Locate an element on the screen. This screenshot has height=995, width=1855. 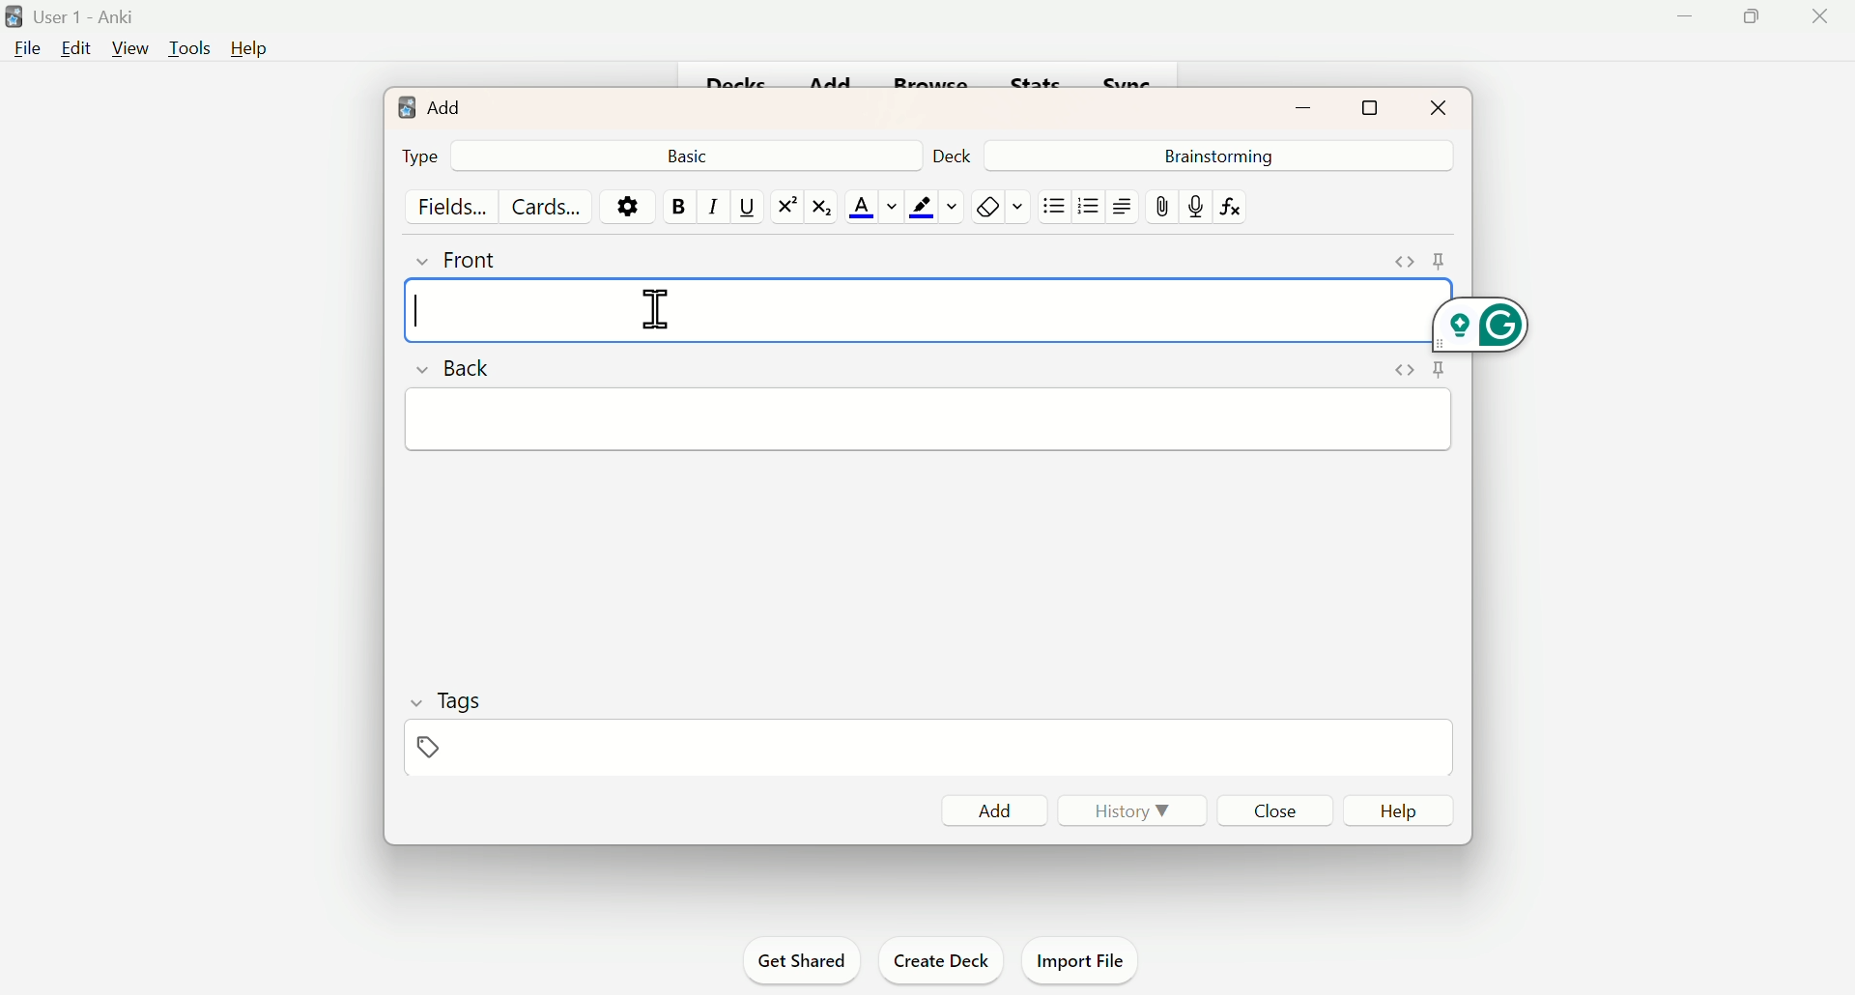
Unorganised list is located at coordinates (1055, 205).